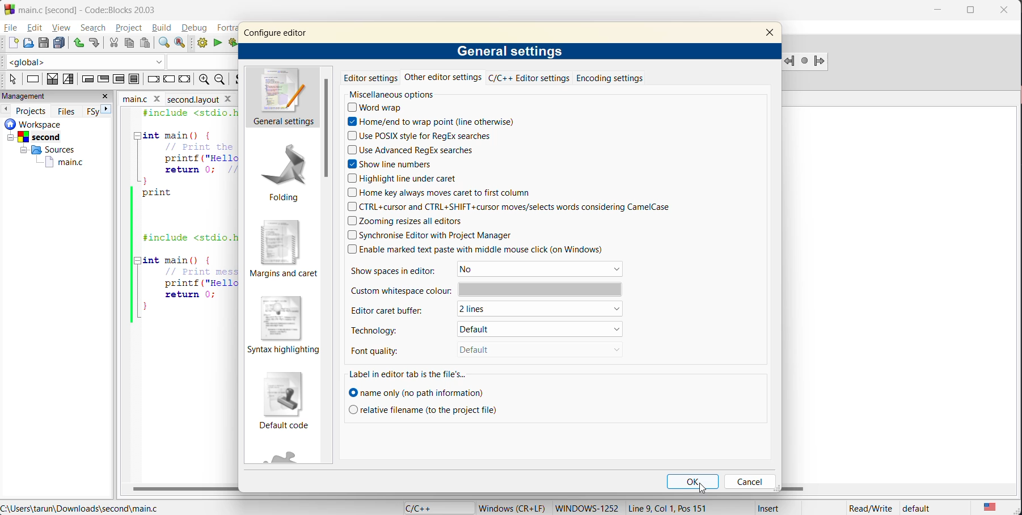 This screenshot has width=1022, height=515. I want to click on No, so click(534, 270).